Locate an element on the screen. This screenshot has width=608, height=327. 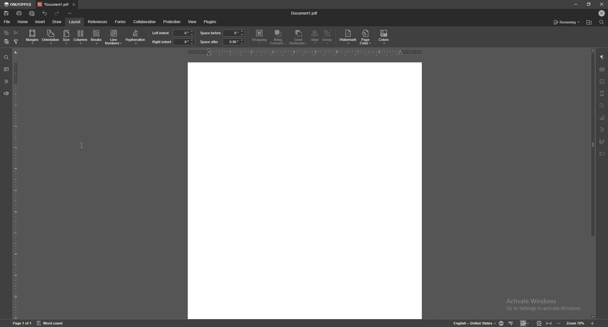
space after is located at coordinates (209, 42).